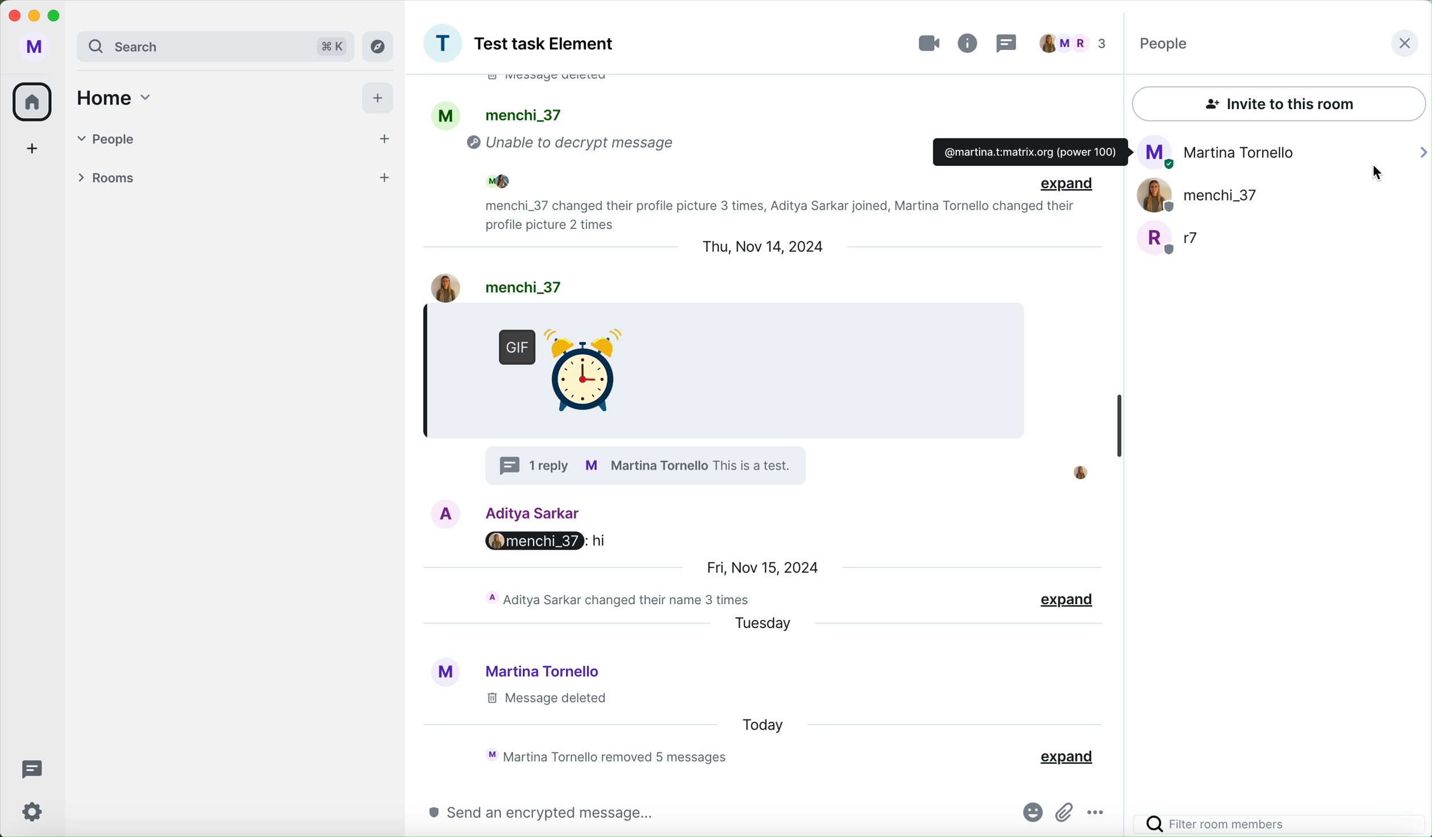 This screenshot has height=837, width=1432. Describe the element at coordinates (436, 286) in the screenshot. I see `image profile` at that location.